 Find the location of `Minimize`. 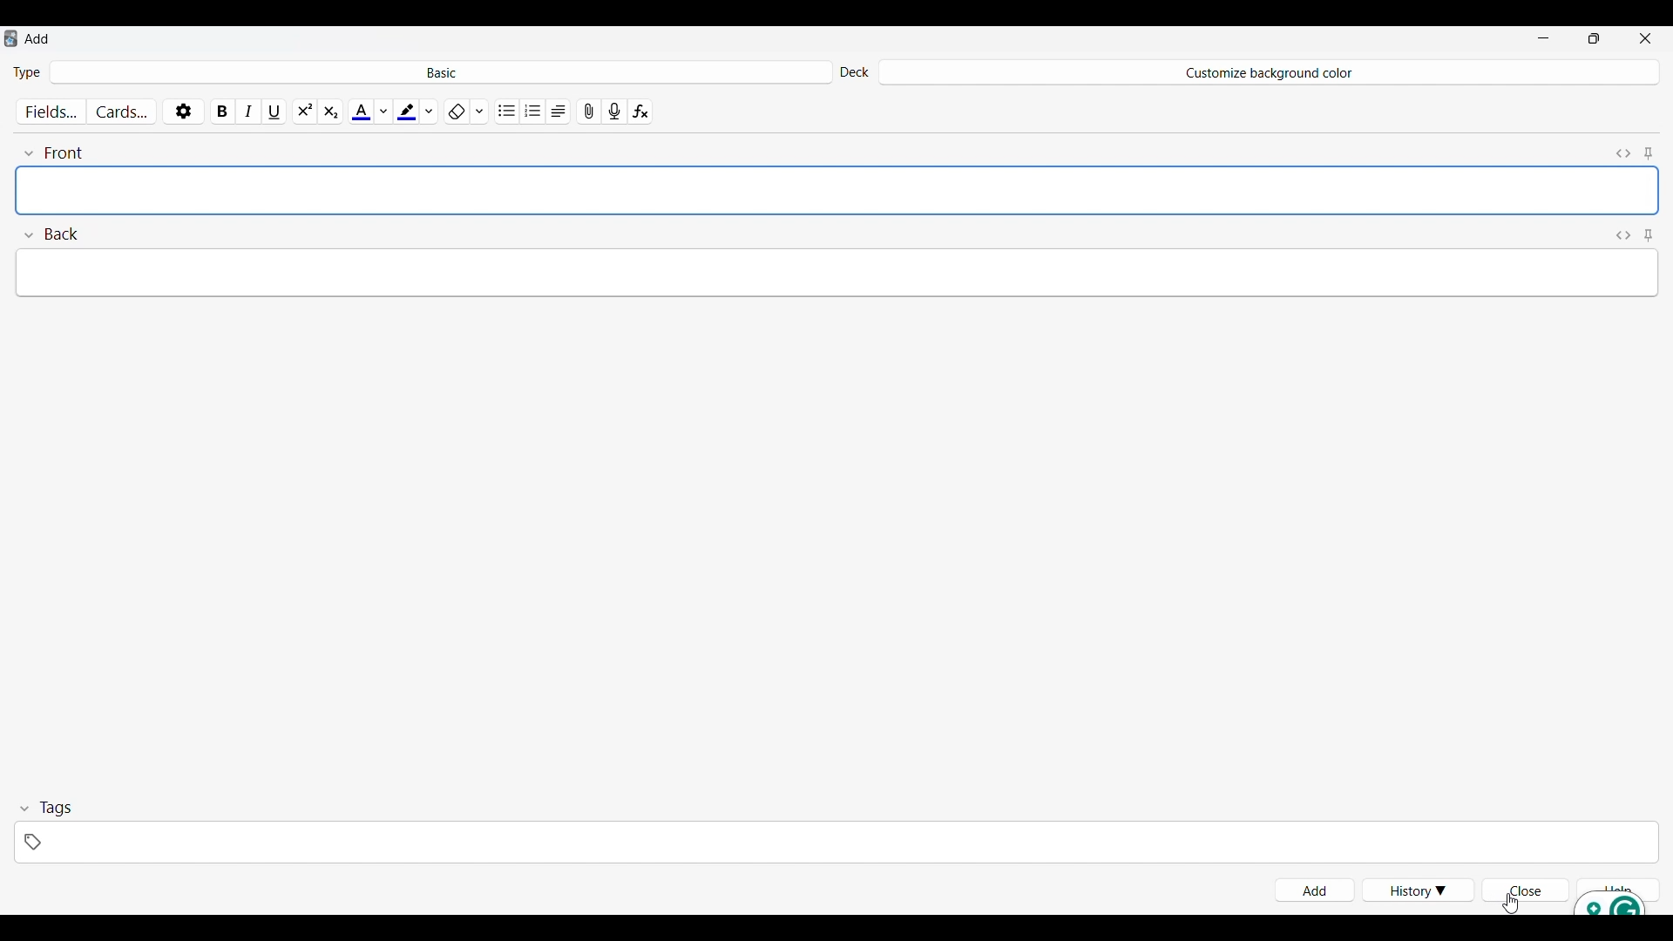

Minimize is located at coordinates (1543, 38).